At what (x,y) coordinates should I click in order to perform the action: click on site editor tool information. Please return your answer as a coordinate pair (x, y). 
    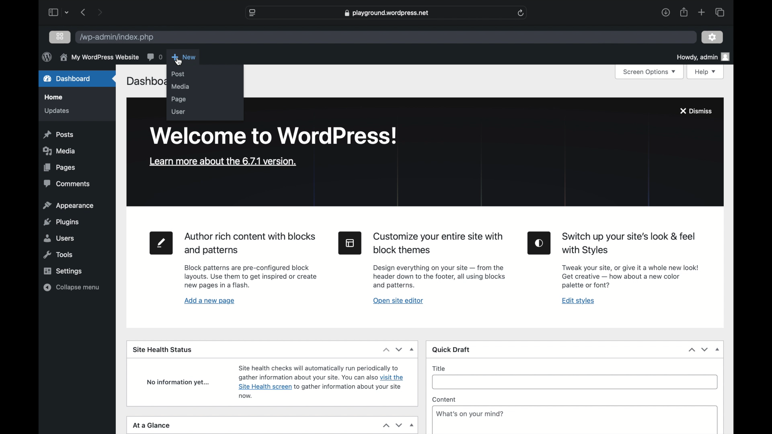
    Looking at the image, I should click on (439, 277).